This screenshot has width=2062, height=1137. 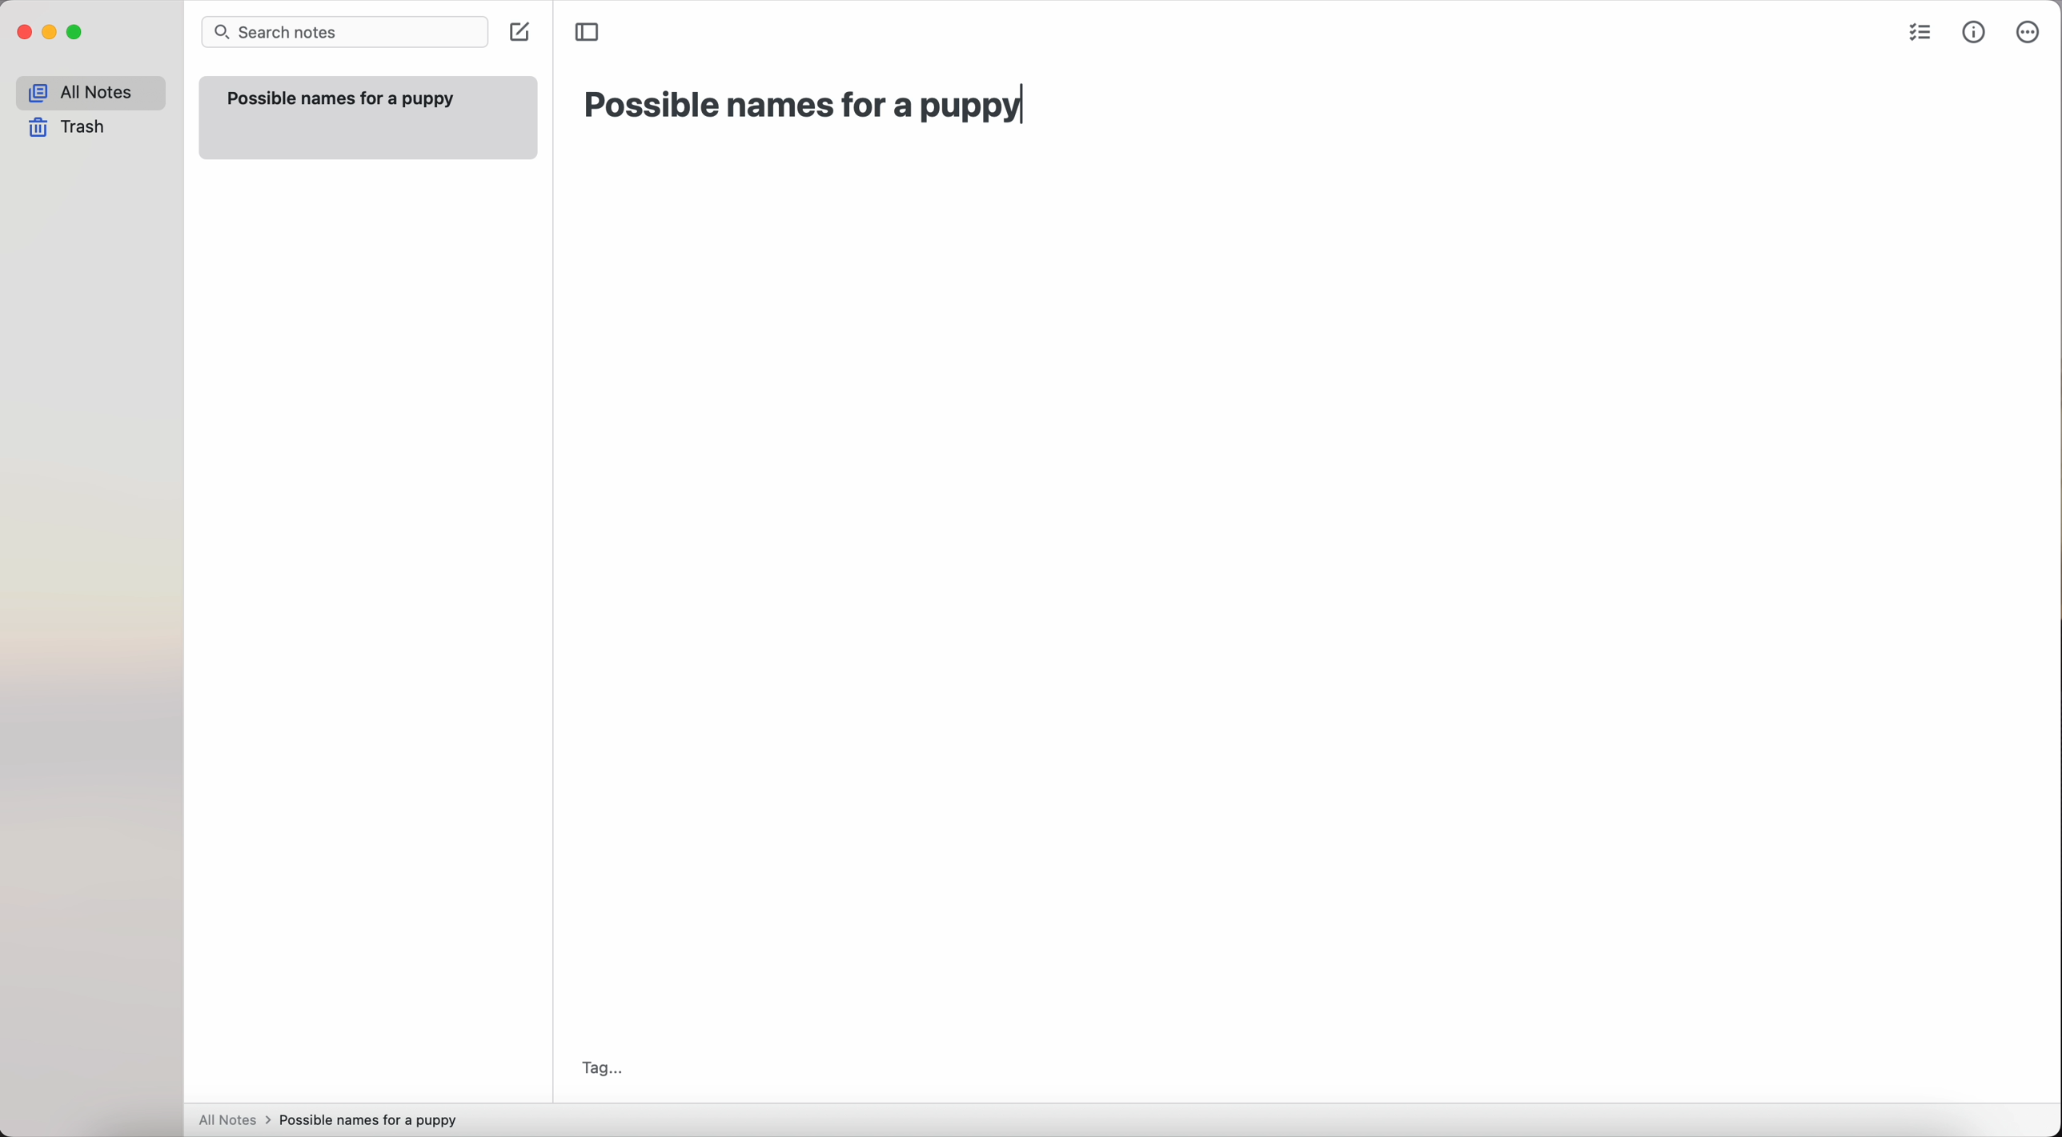 What do you see at coordinates (589, 30) in the screenshot?
I see `toggle sidebar` at bounding box center [589, 30].